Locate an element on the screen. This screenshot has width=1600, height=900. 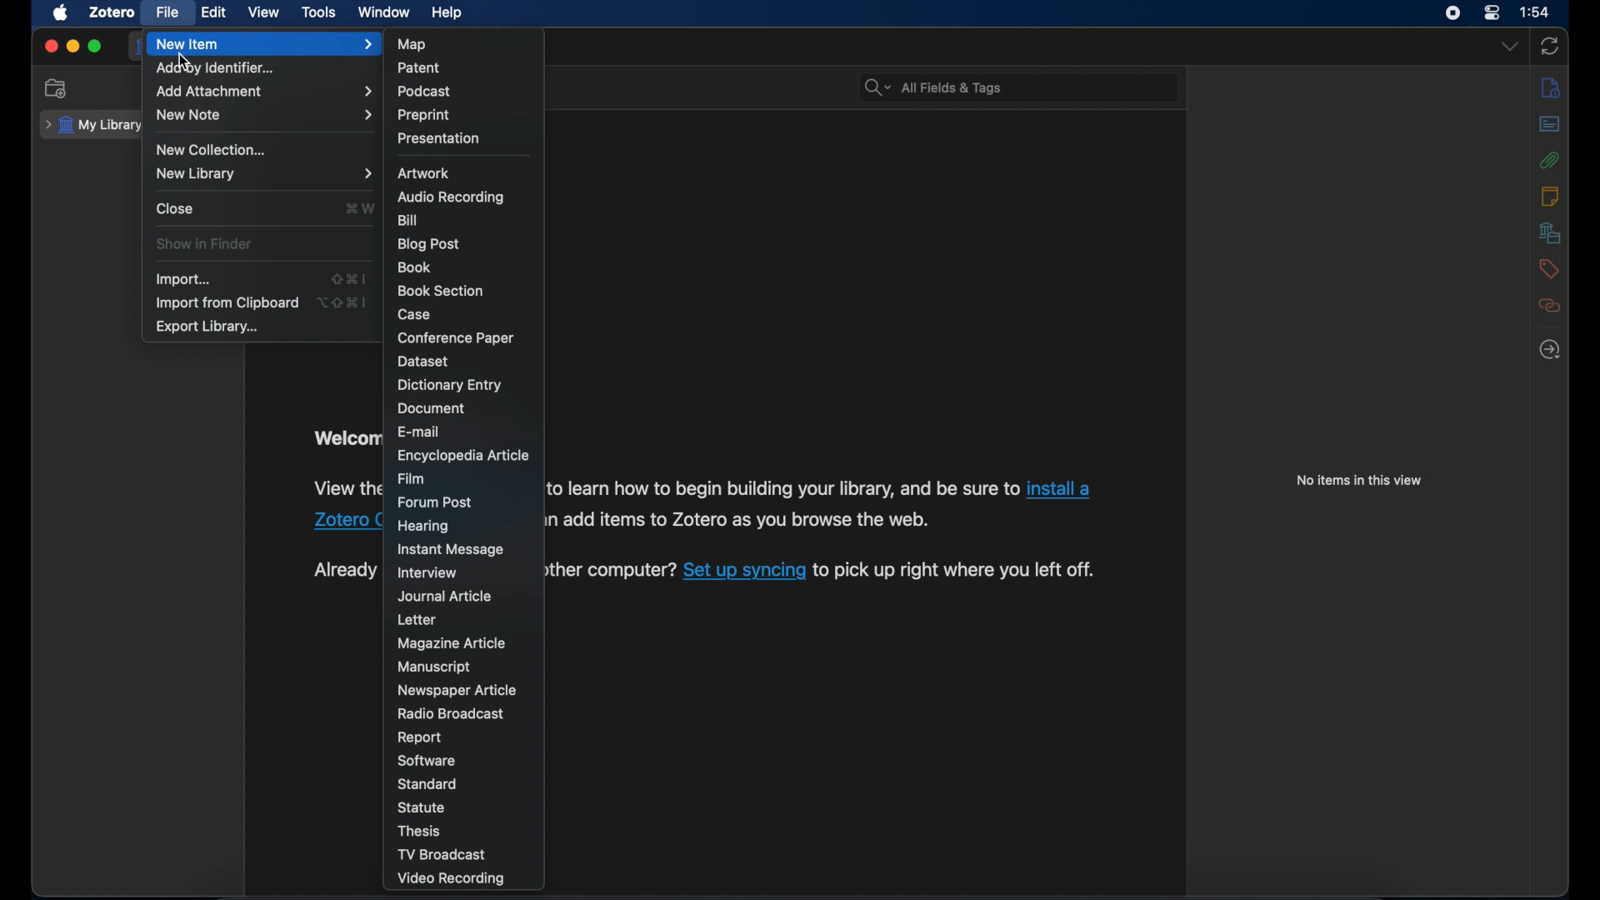
add items to Zotero as you browse the web. is located at coordinates (747, 520).